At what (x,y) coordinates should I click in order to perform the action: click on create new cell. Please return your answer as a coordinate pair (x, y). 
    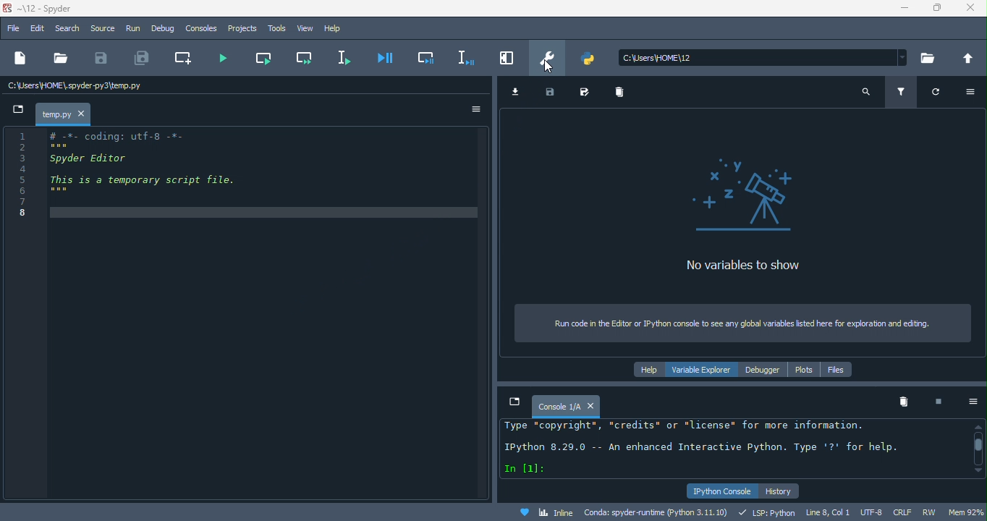
    Looking at the image, I should click on (187, 59).